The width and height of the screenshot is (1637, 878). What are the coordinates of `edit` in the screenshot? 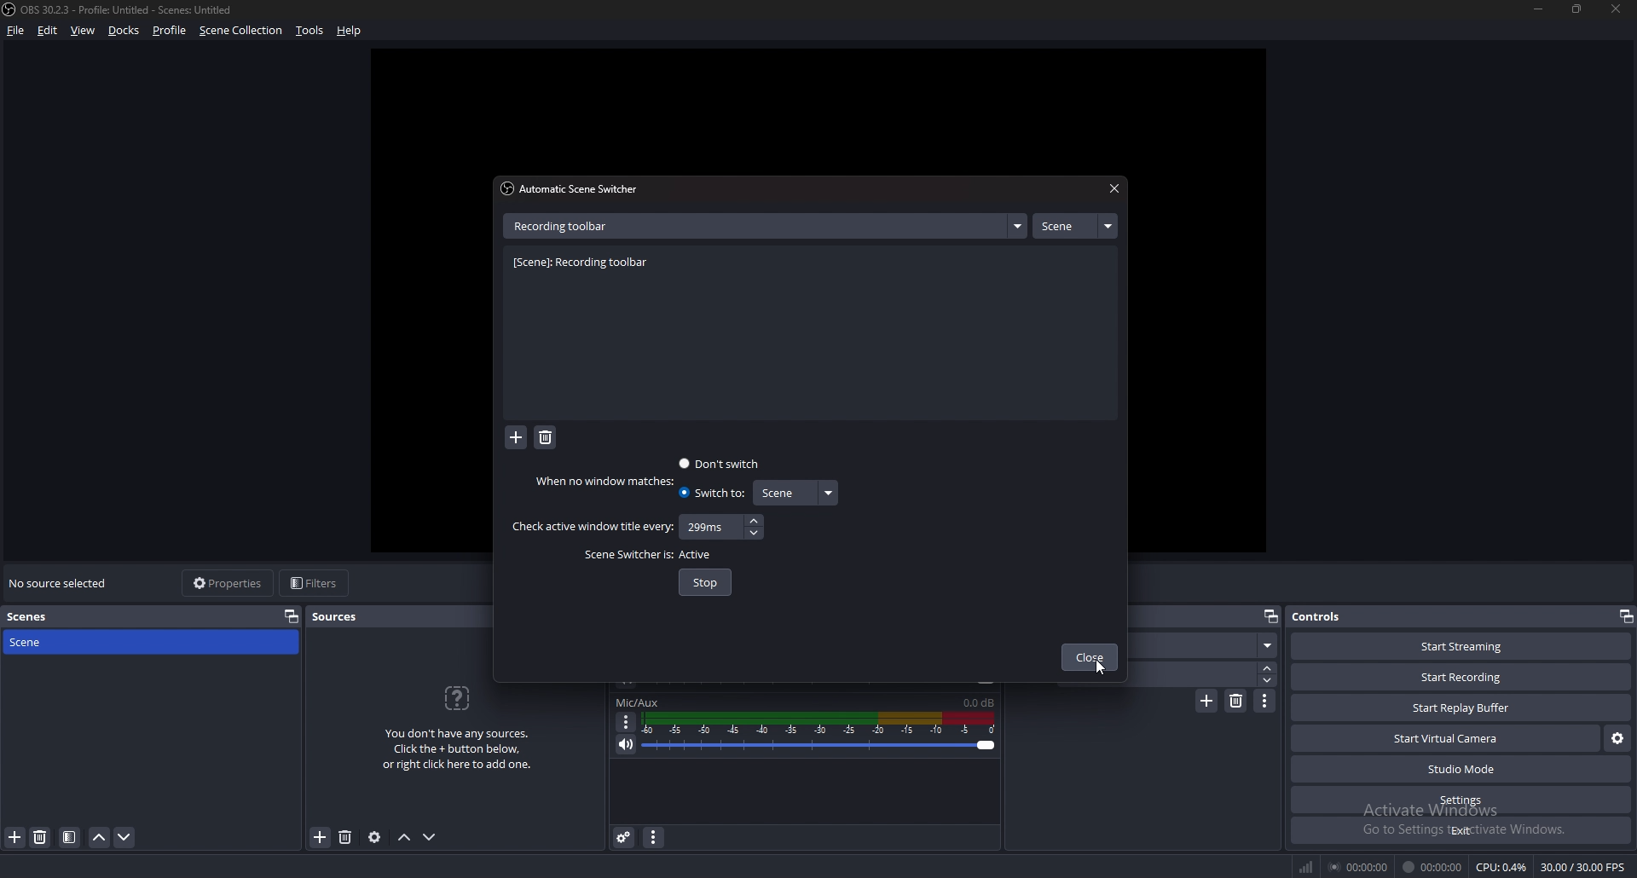 It's located at (48, 30).